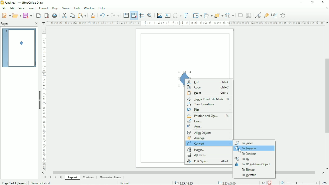 The image size is (329, 185). Describe the element at coordinates (208, 93) in the screenshot. I see `Paste` at that location.